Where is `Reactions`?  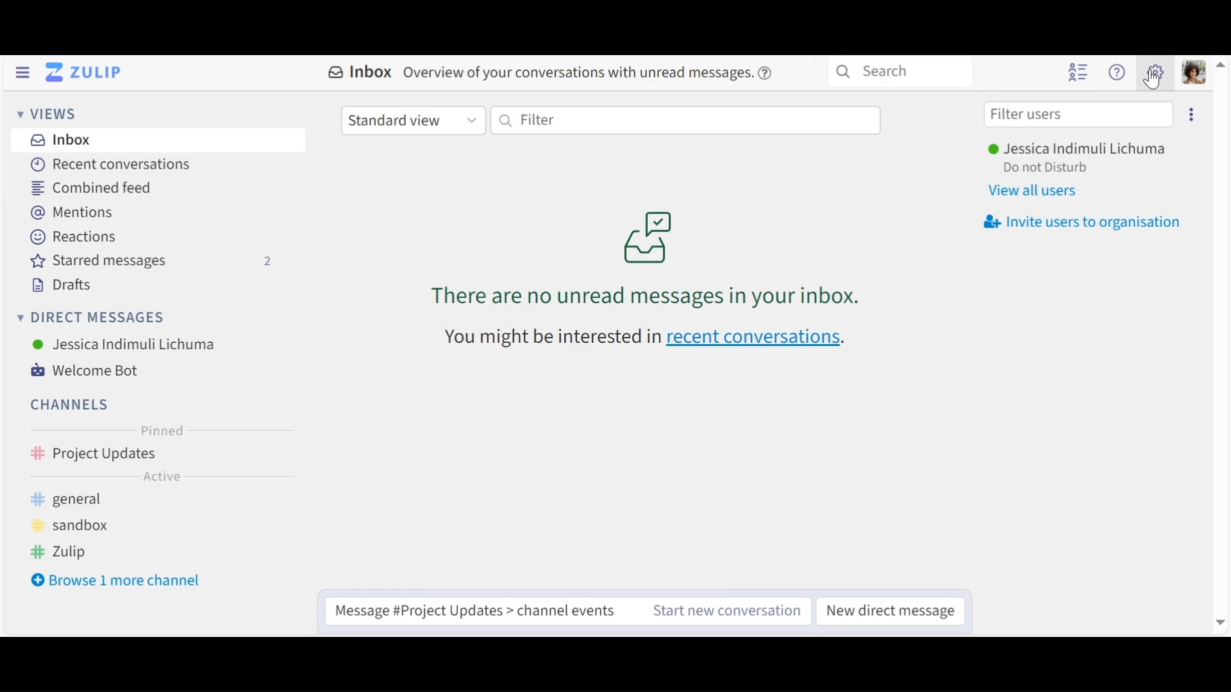
Reactions is located at coordinates (72, 237).